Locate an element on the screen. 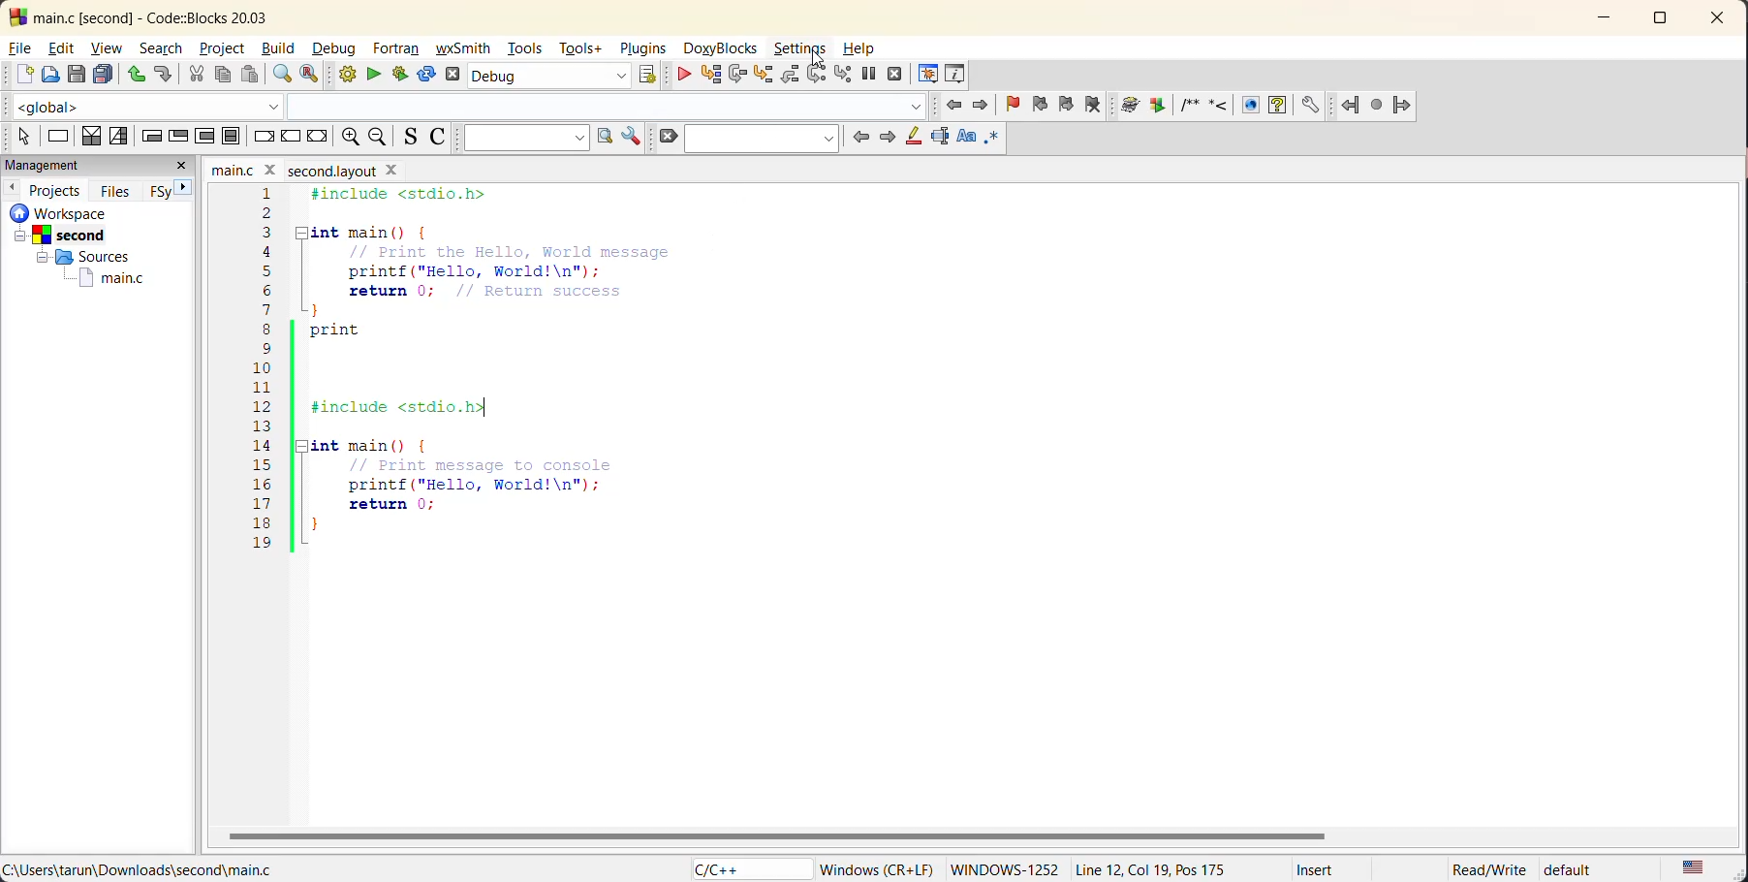 The image size is (1748, 882). file location is located at coordinates (142, 870).